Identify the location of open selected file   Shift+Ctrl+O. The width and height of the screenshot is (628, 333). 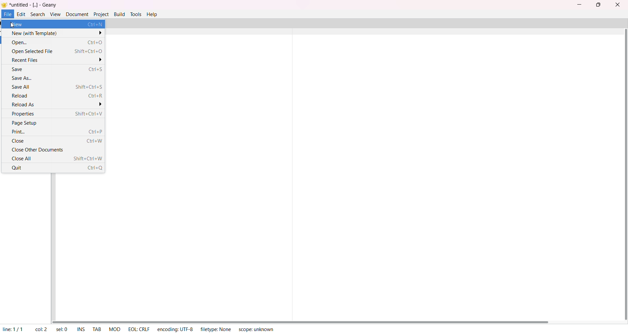
(57, 52).